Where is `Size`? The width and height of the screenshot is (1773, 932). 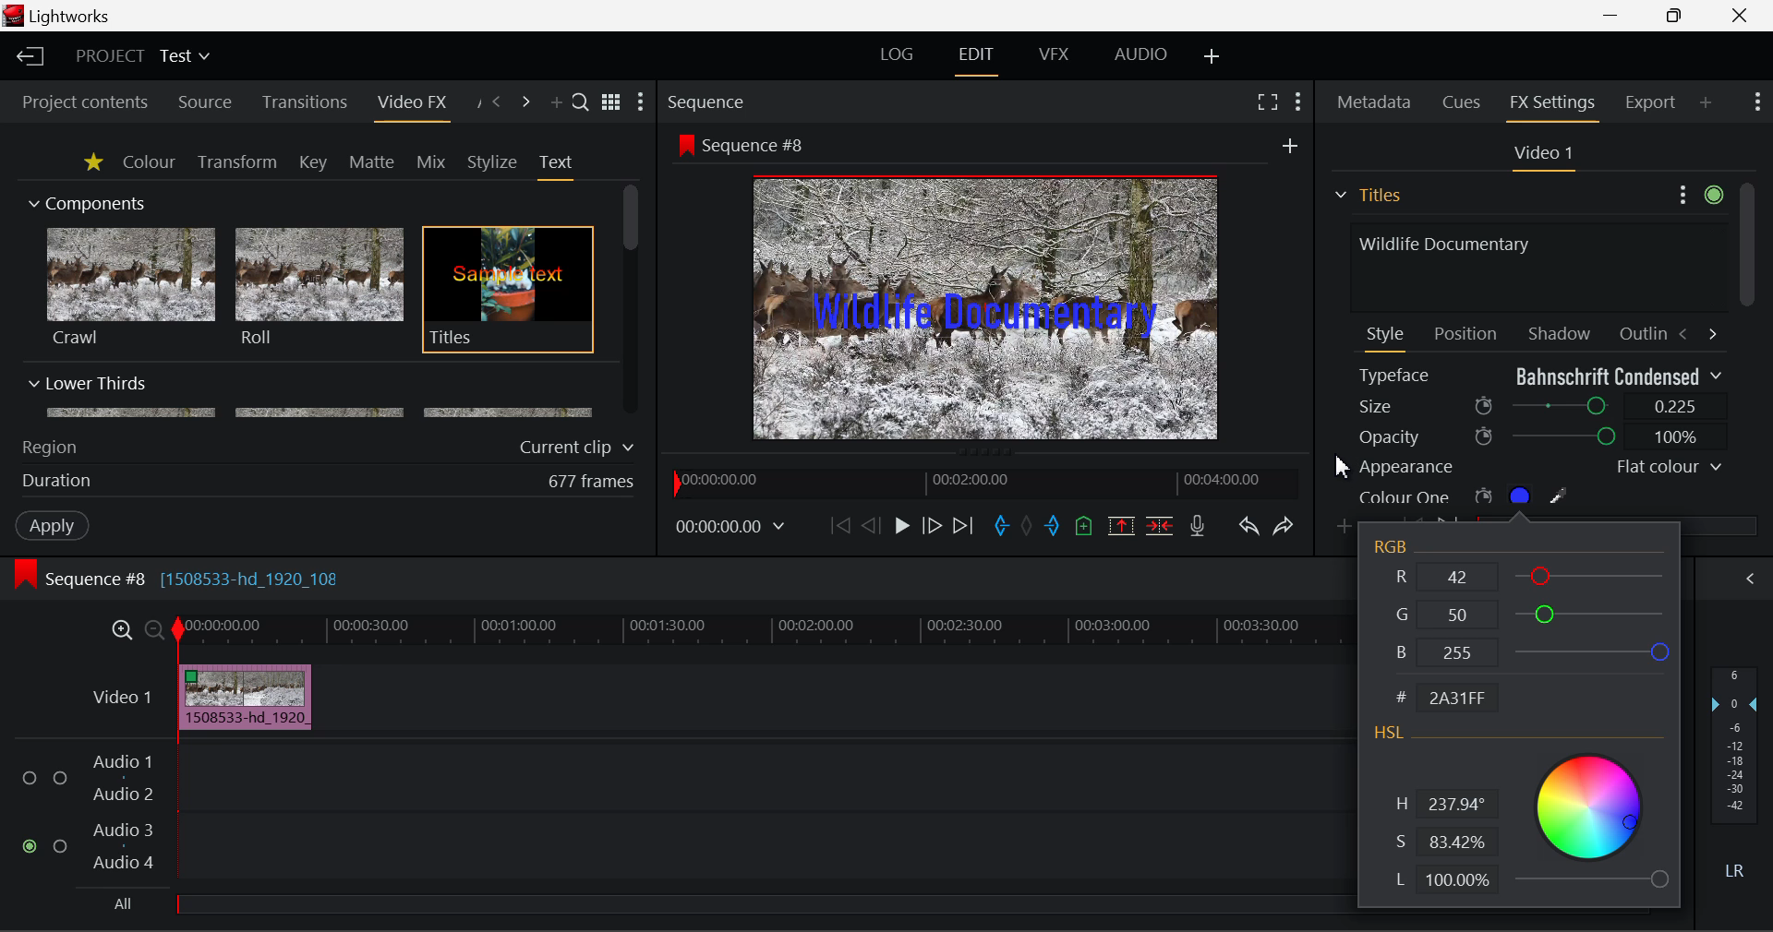 Size is located at coordinates (1542, 404).